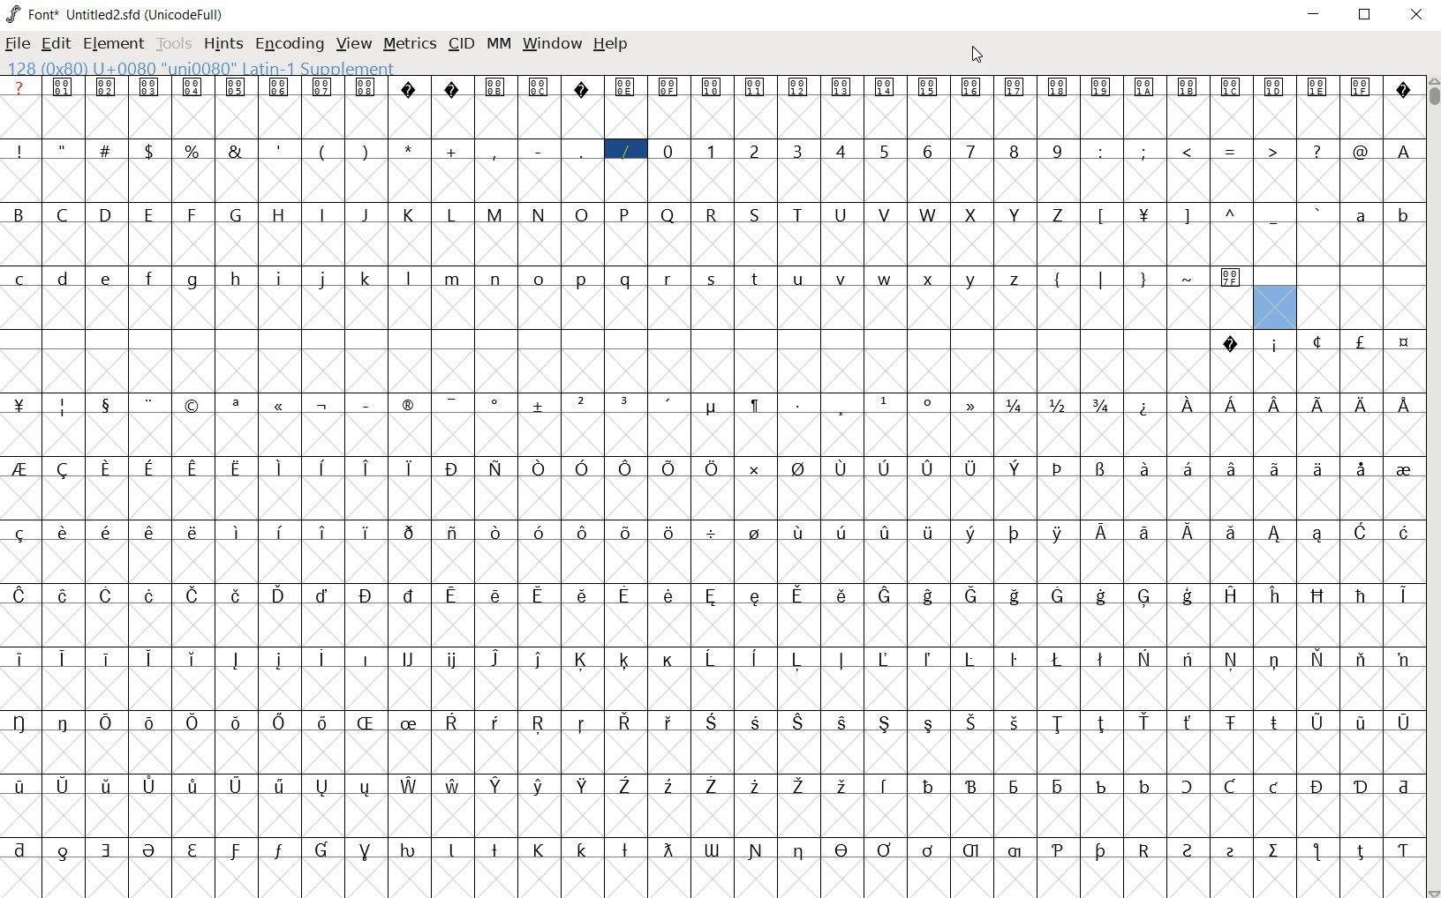 This screenshot has height=898, width=1441. I want to click on glyph, so click(1404, 532).